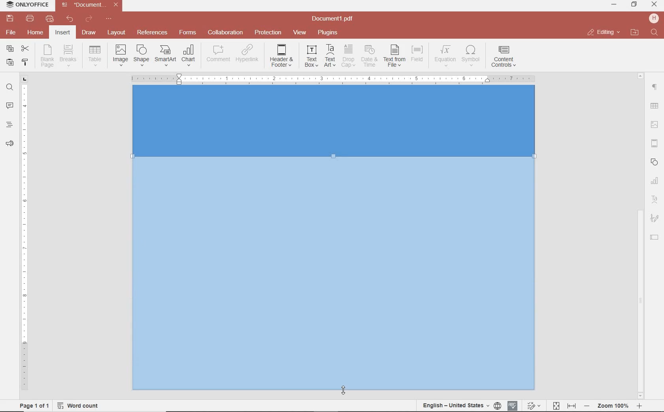  What do you see at coordinates (25, 5) in the screenshot?
I see `system name` at bounding box center [25, 5].